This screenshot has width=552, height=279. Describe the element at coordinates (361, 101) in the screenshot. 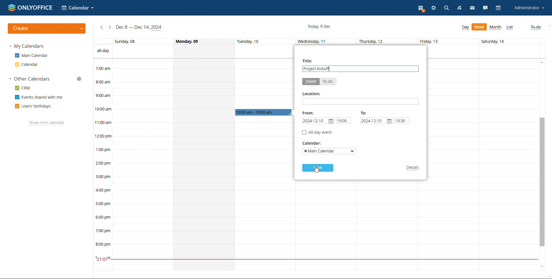

I see `location` at that location.